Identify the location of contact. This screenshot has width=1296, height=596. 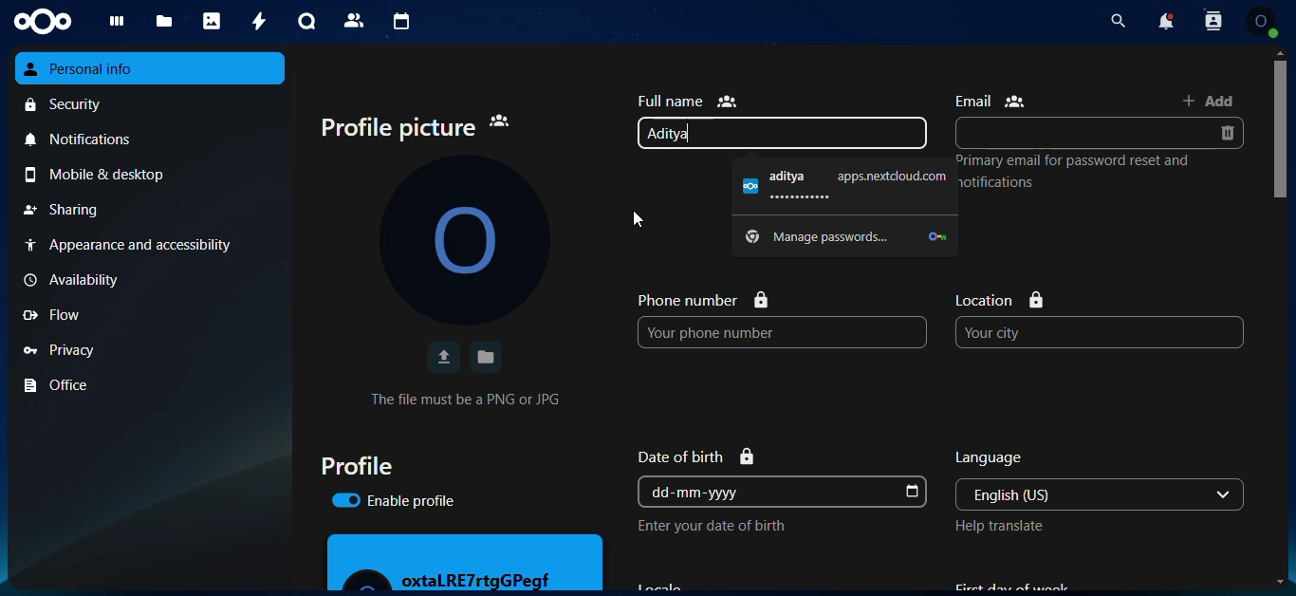
(354, 21).